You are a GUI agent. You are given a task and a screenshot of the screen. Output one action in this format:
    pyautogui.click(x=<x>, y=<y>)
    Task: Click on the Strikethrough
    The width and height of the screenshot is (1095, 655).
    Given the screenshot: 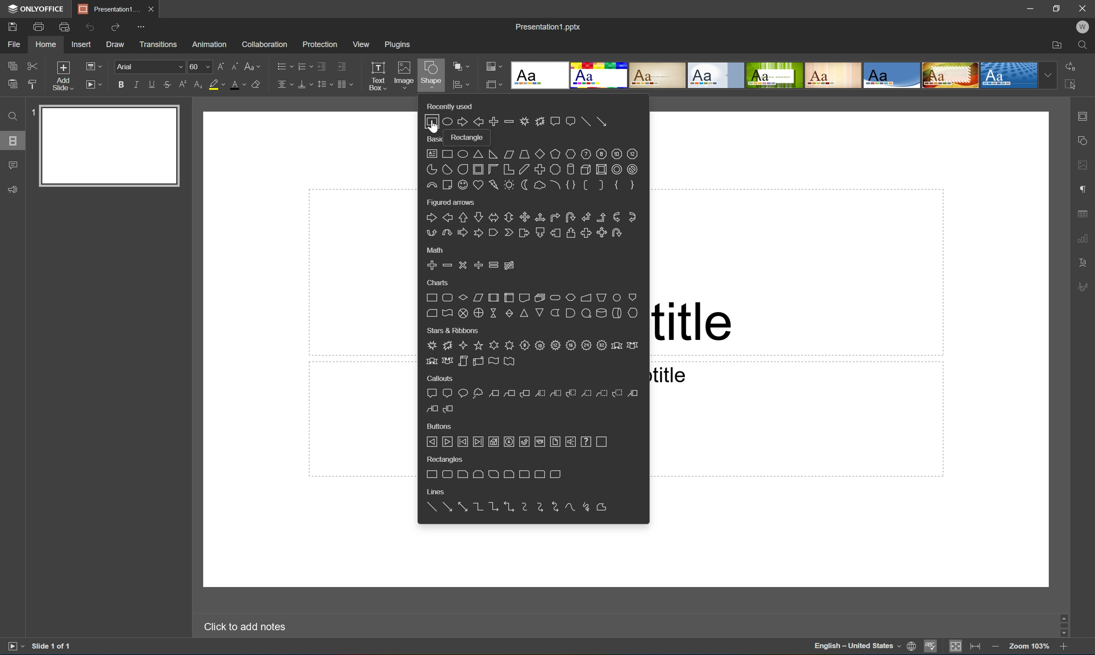 What is the action you would take?
    pyautogui.click(x=167, y=86)
    